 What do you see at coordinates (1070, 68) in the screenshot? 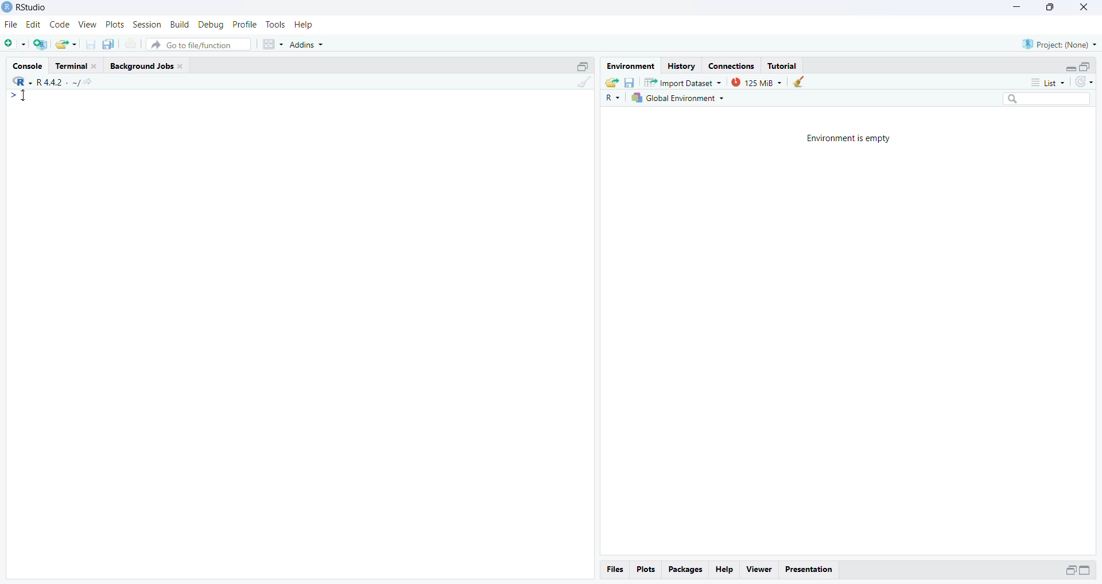
I see `minimize` at bounding box center [1070, 68].